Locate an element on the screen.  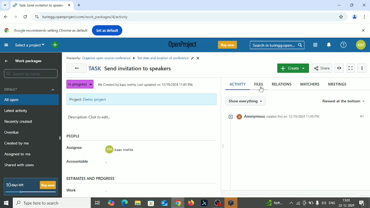
“#4 Created by kass mehla. Last updated on 12/19/2024 11:45 PM. is located at coordinates (146, 86).